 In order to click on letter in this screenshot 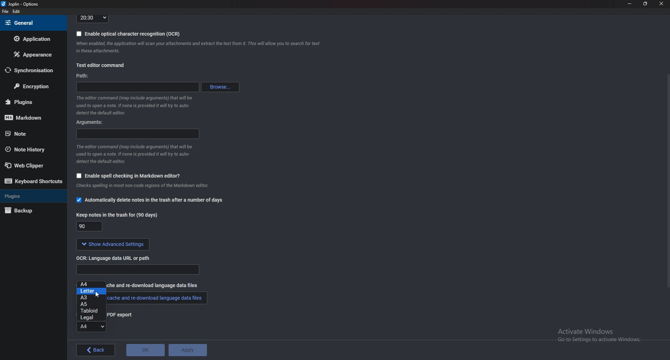, I will do `click(92, 291)`.